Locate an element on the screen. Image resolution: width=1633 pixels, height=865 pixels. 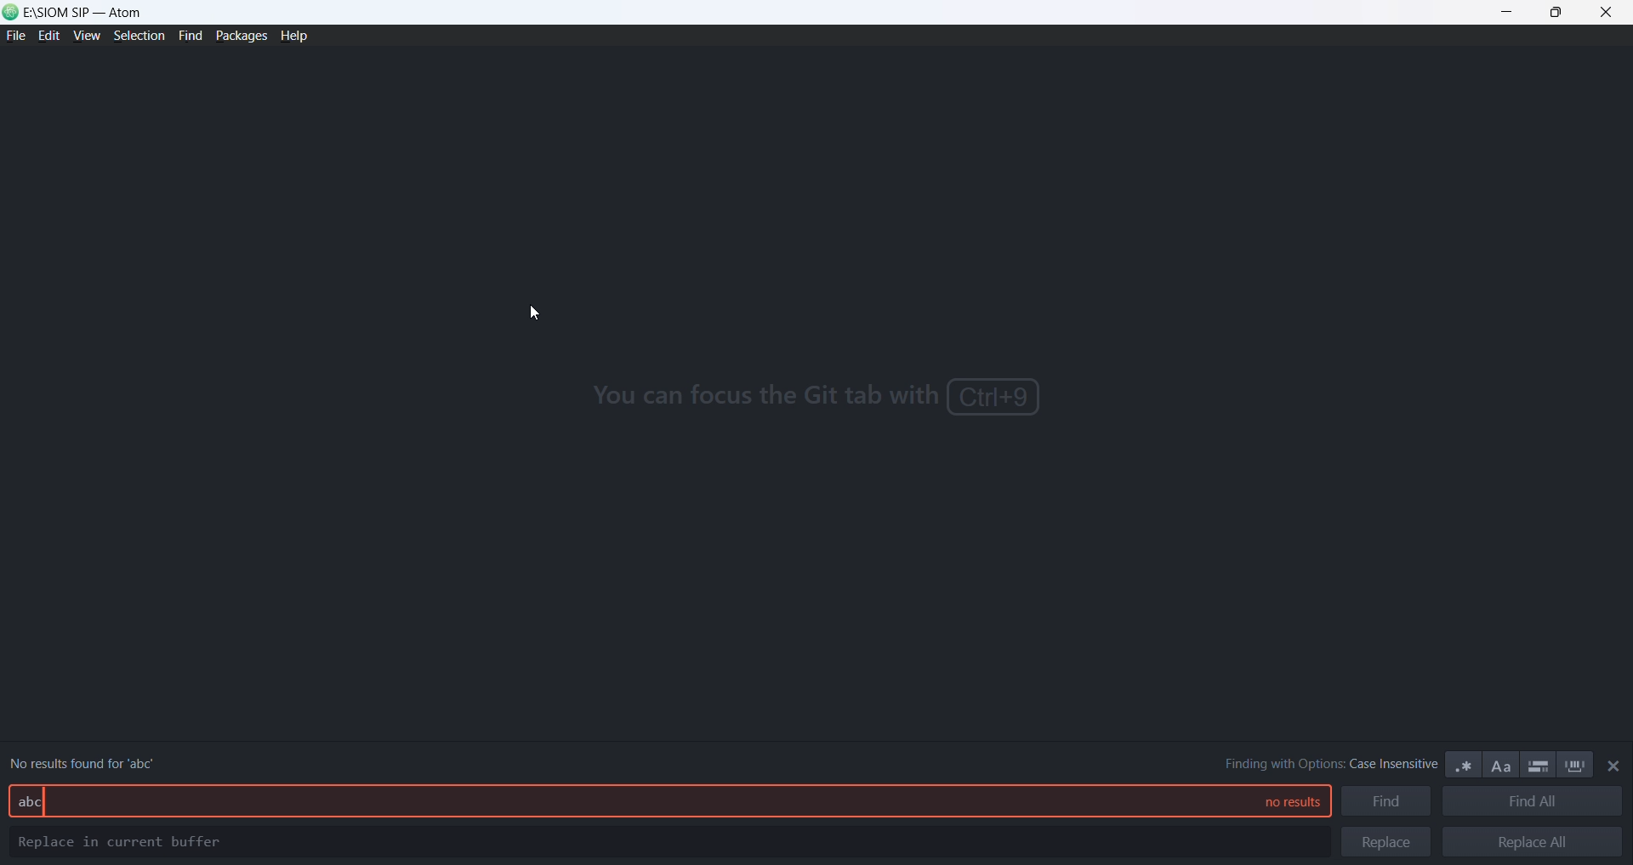
finding with options : case sensitive is located at coordinates (1320, 764).